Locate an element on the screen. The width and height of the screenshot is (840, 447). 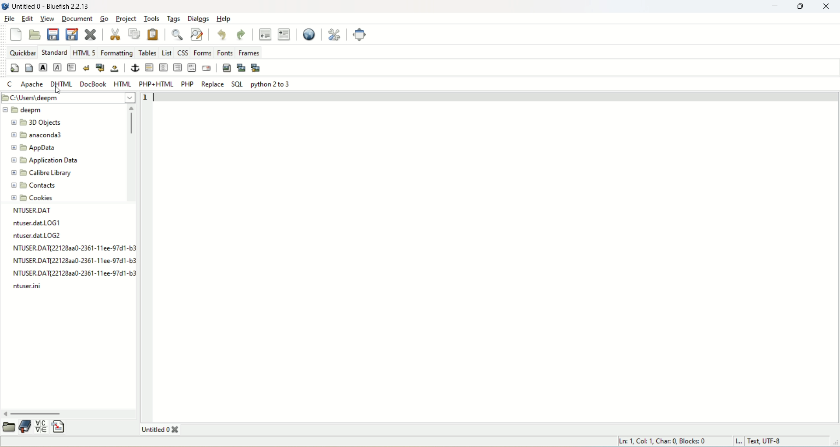
cut is located at coordinates (116, 35).